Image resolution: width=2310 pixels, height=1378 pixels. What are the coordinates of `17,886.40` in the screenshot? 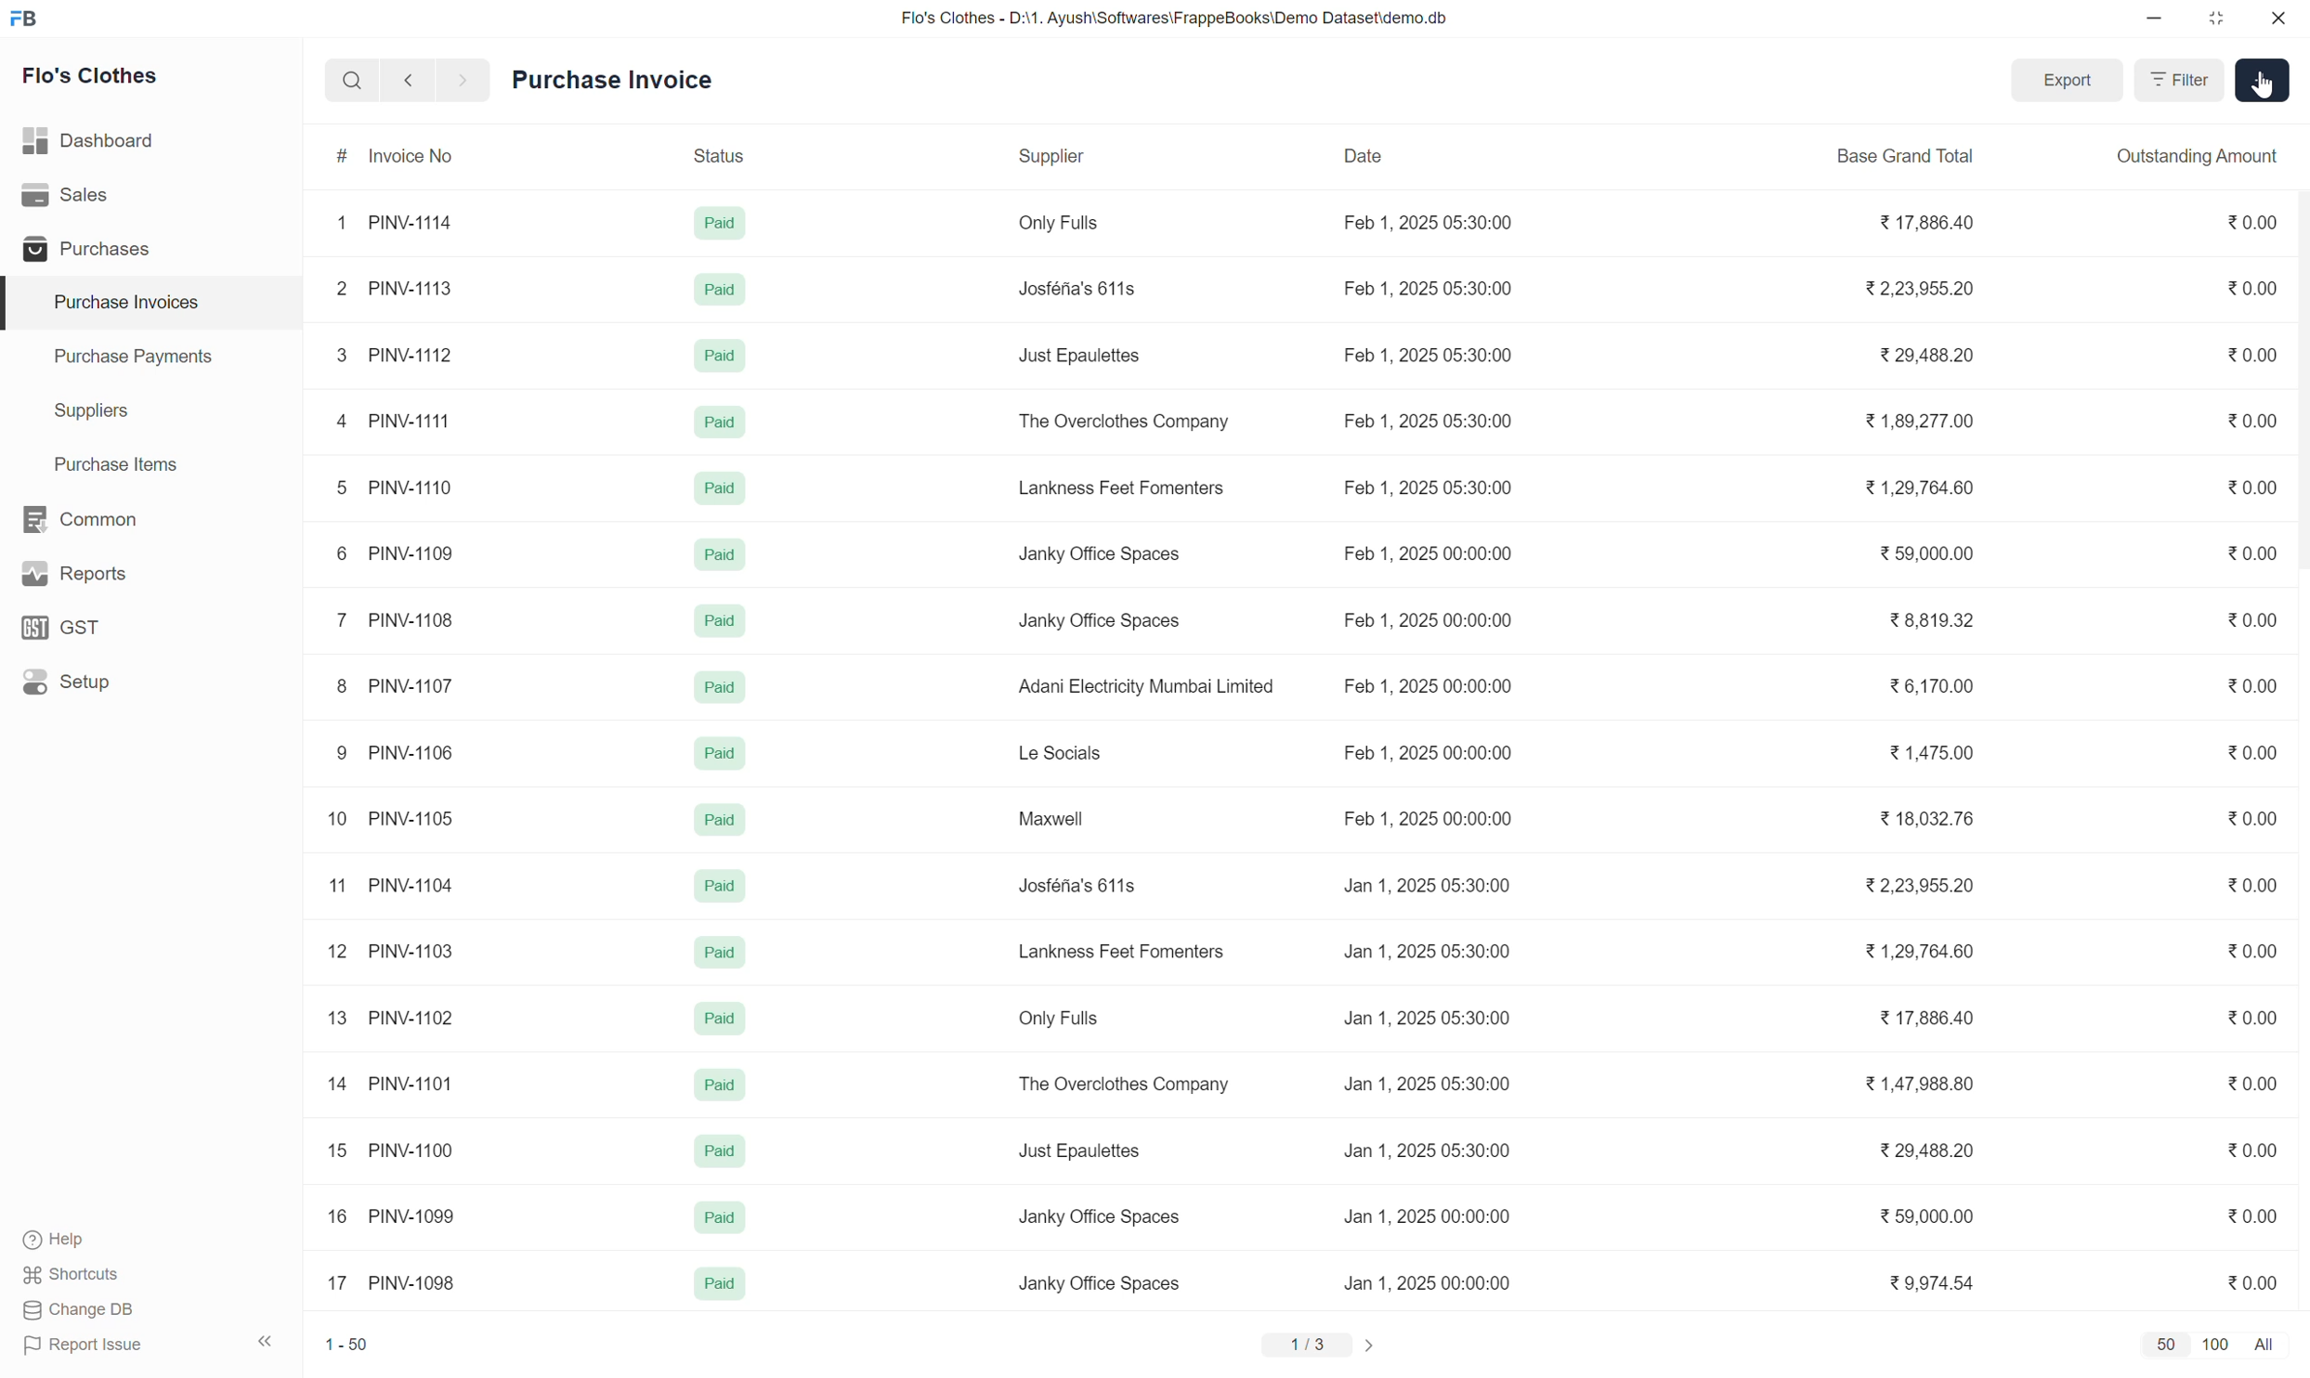 It's located at (1928, 222).